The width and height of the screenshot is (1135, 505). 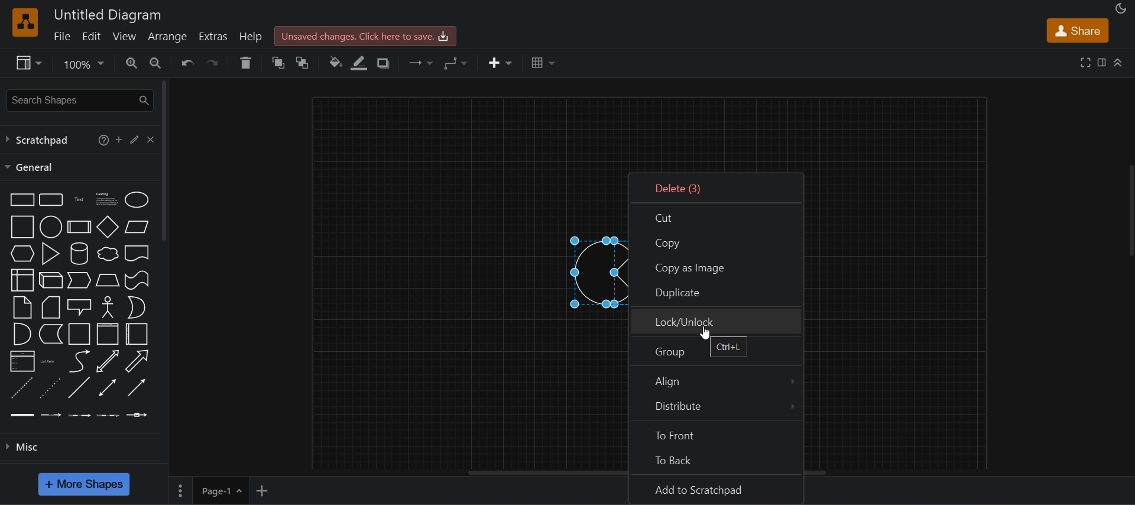 I want to click on internal storage, so click(x=21, y=280).